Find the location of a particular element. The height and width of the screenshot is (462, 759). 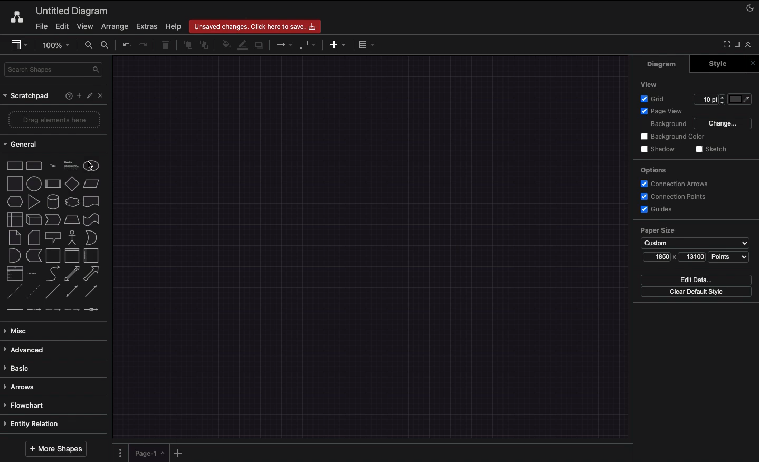

To front is located at coordinates (187, 45).